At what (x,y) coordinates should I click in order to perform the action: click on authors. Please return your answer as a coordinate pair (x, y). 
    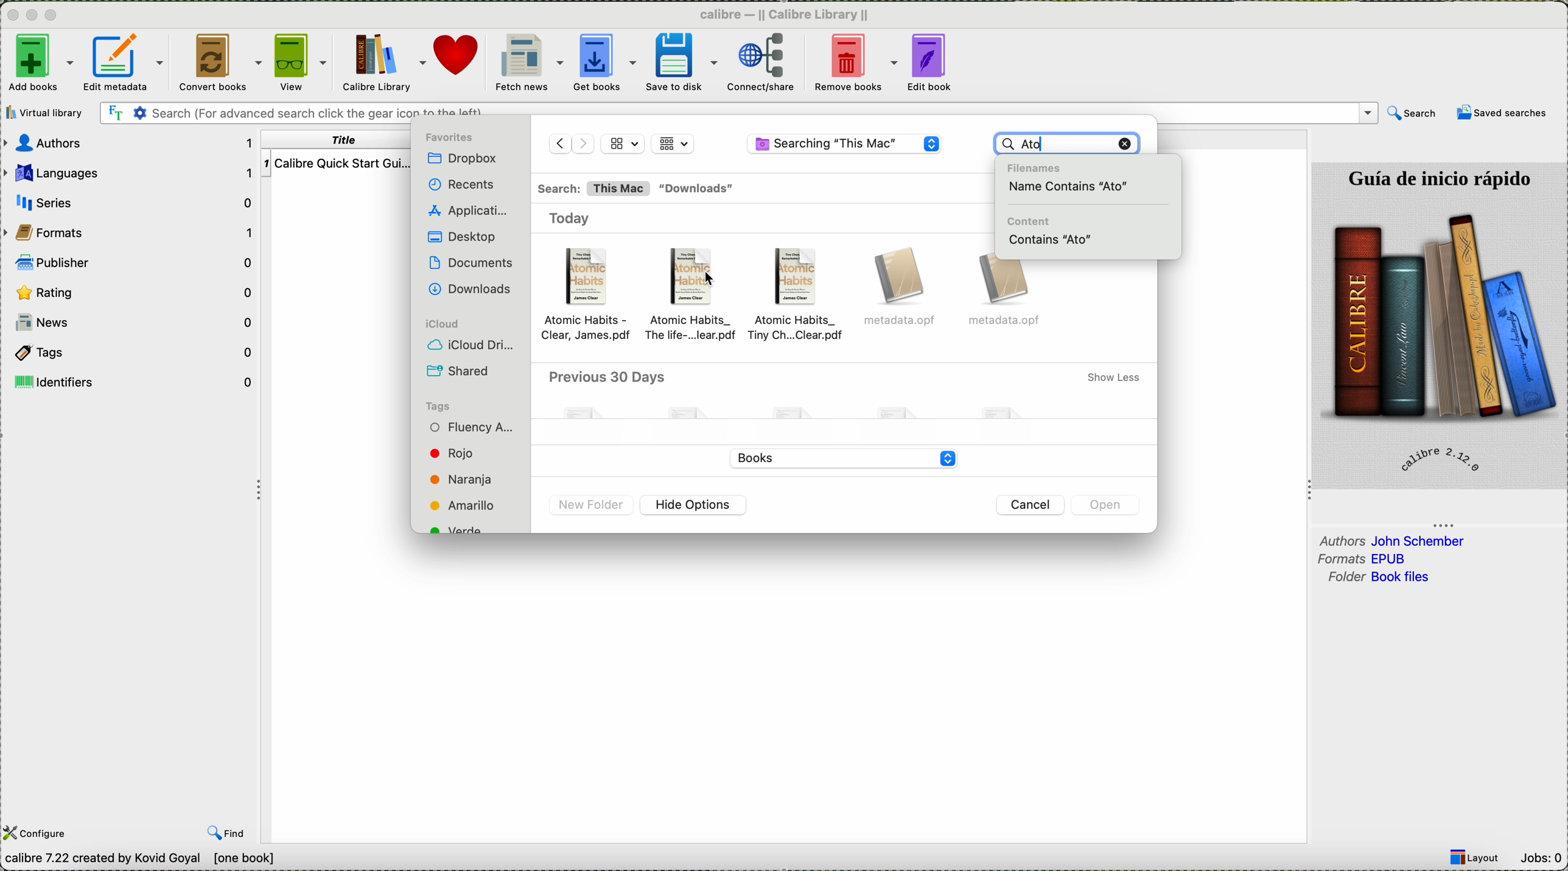
    Looking at the image, I should click on (1393, 540).